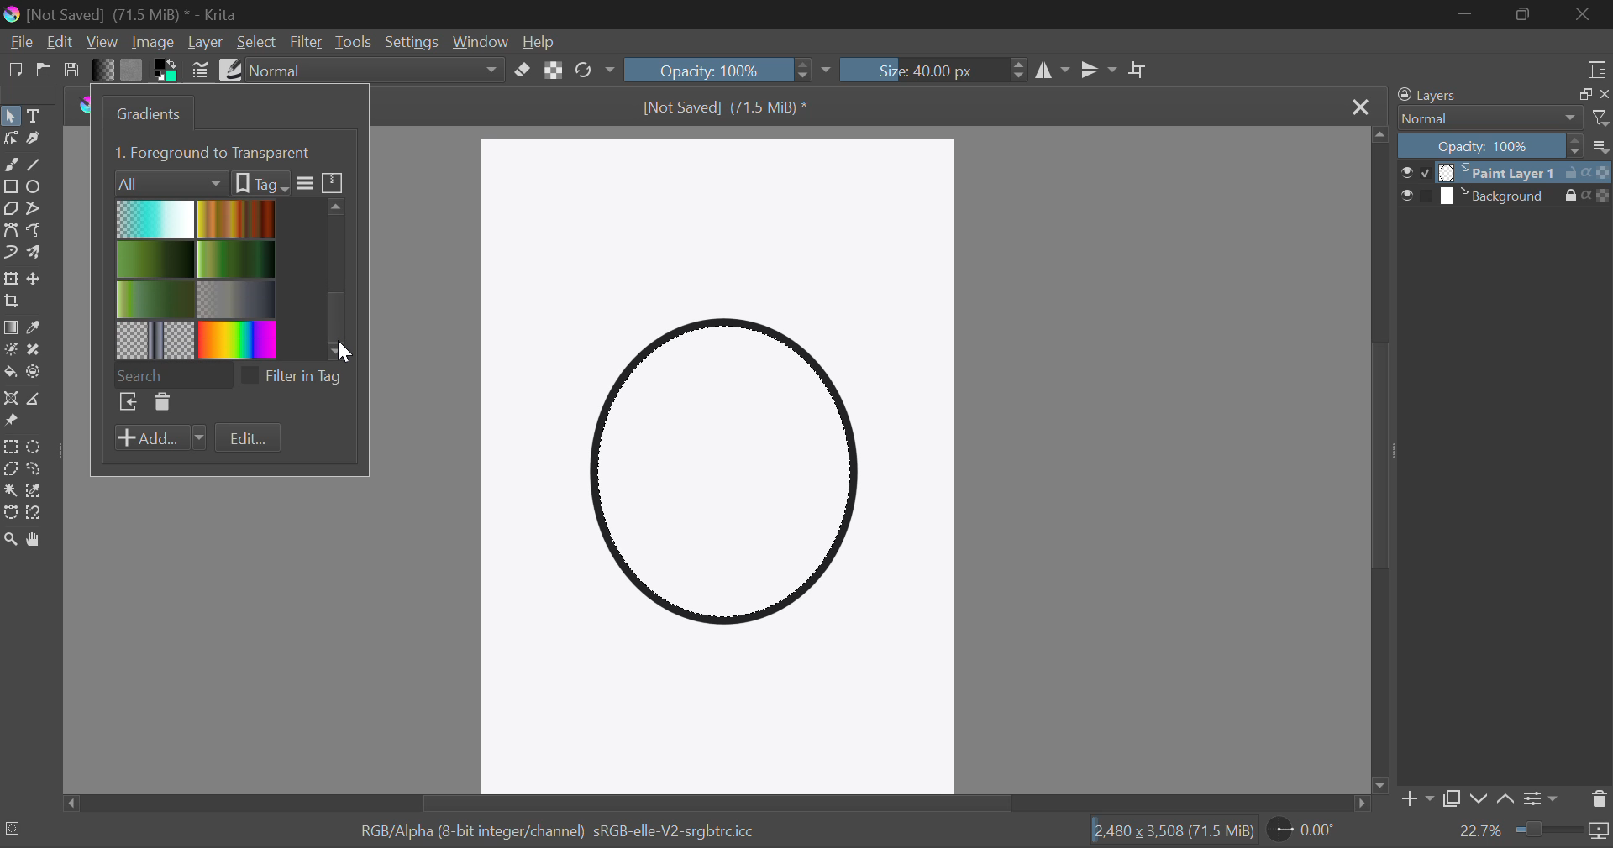  What do you see at coordinates (39, 327) in the screenshot?
I see `Eyedropper` at bounding box center [39, 327].